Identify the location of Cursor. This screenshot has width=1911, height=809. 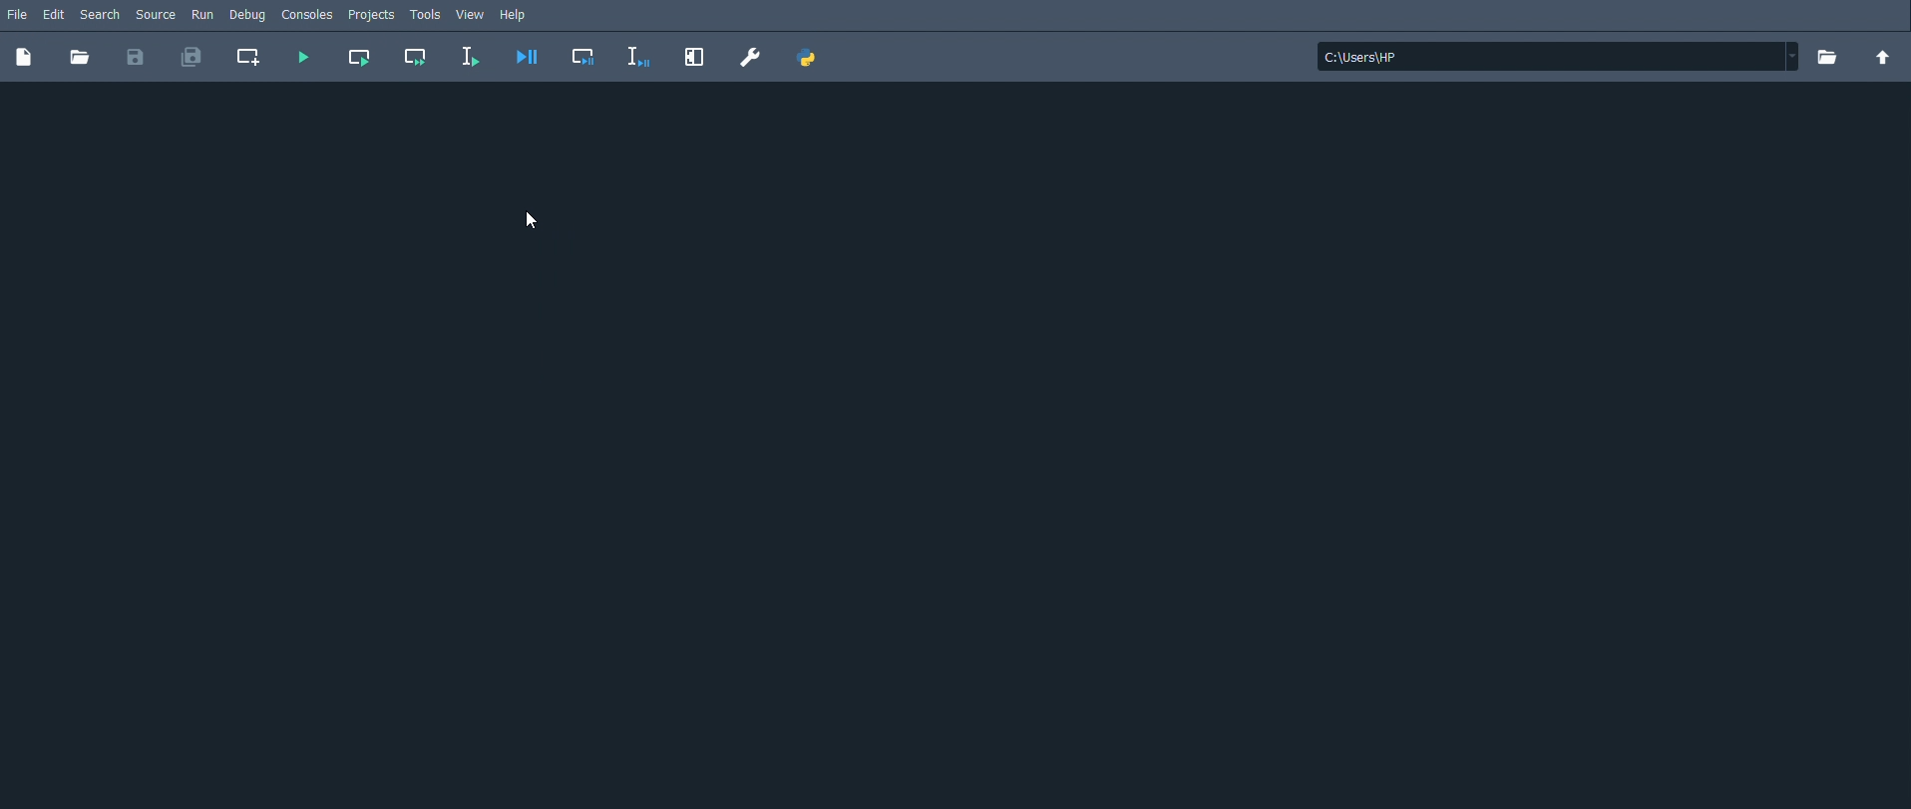
(536, 220).